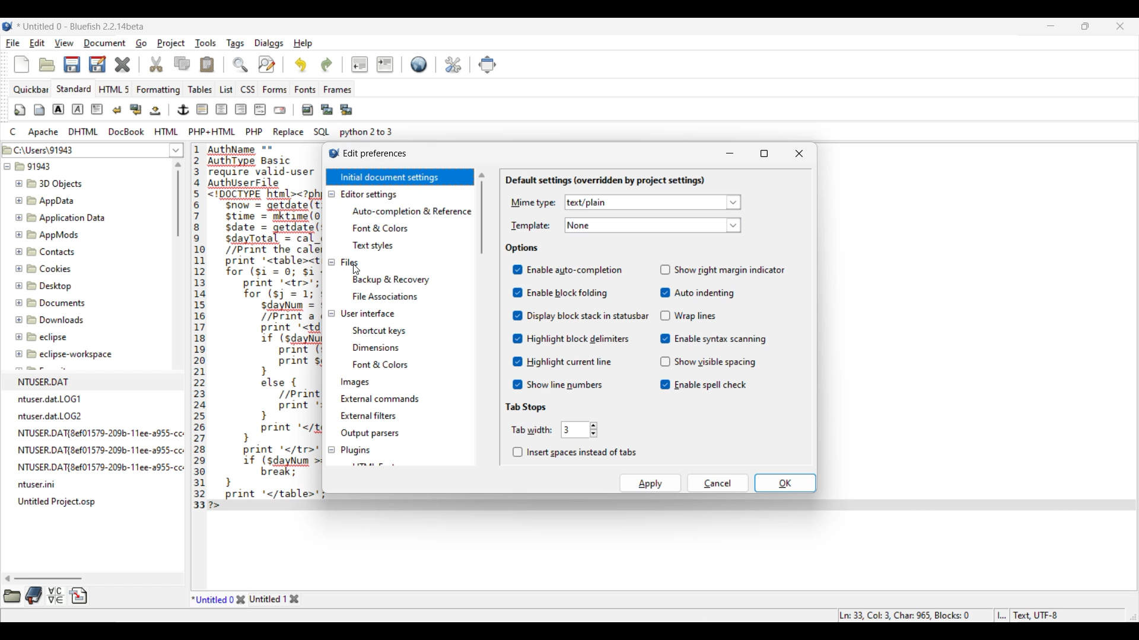  I want to click on Go menu, so click(141, 43).